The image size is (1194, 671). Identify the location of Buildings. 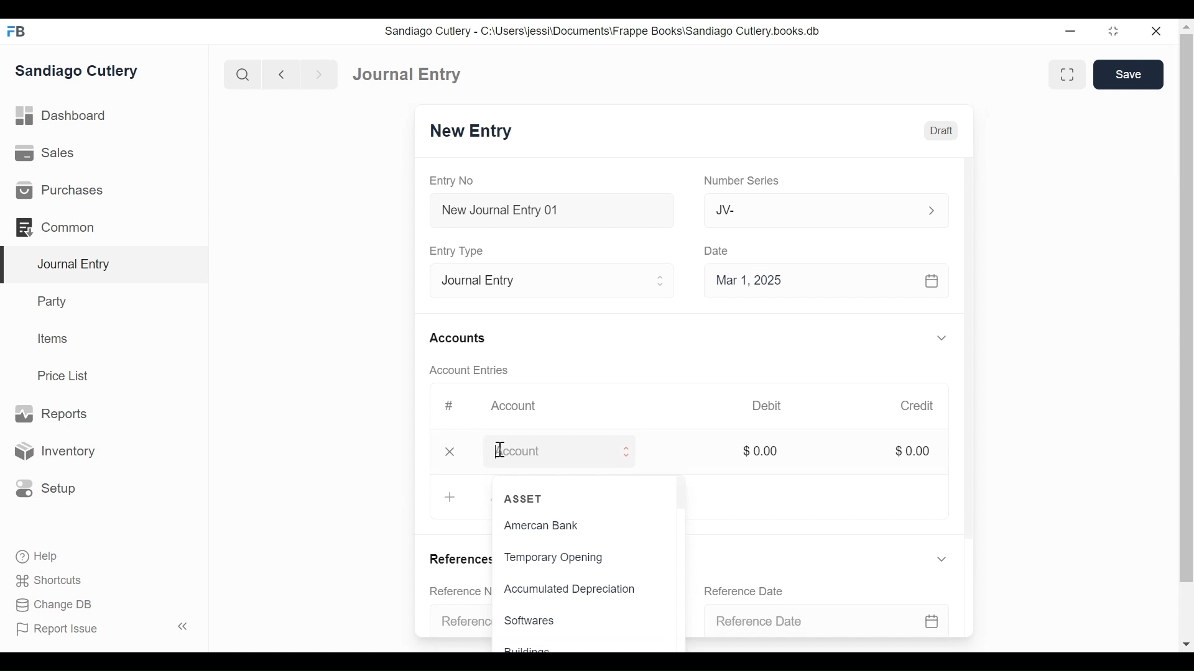
(530, 649).